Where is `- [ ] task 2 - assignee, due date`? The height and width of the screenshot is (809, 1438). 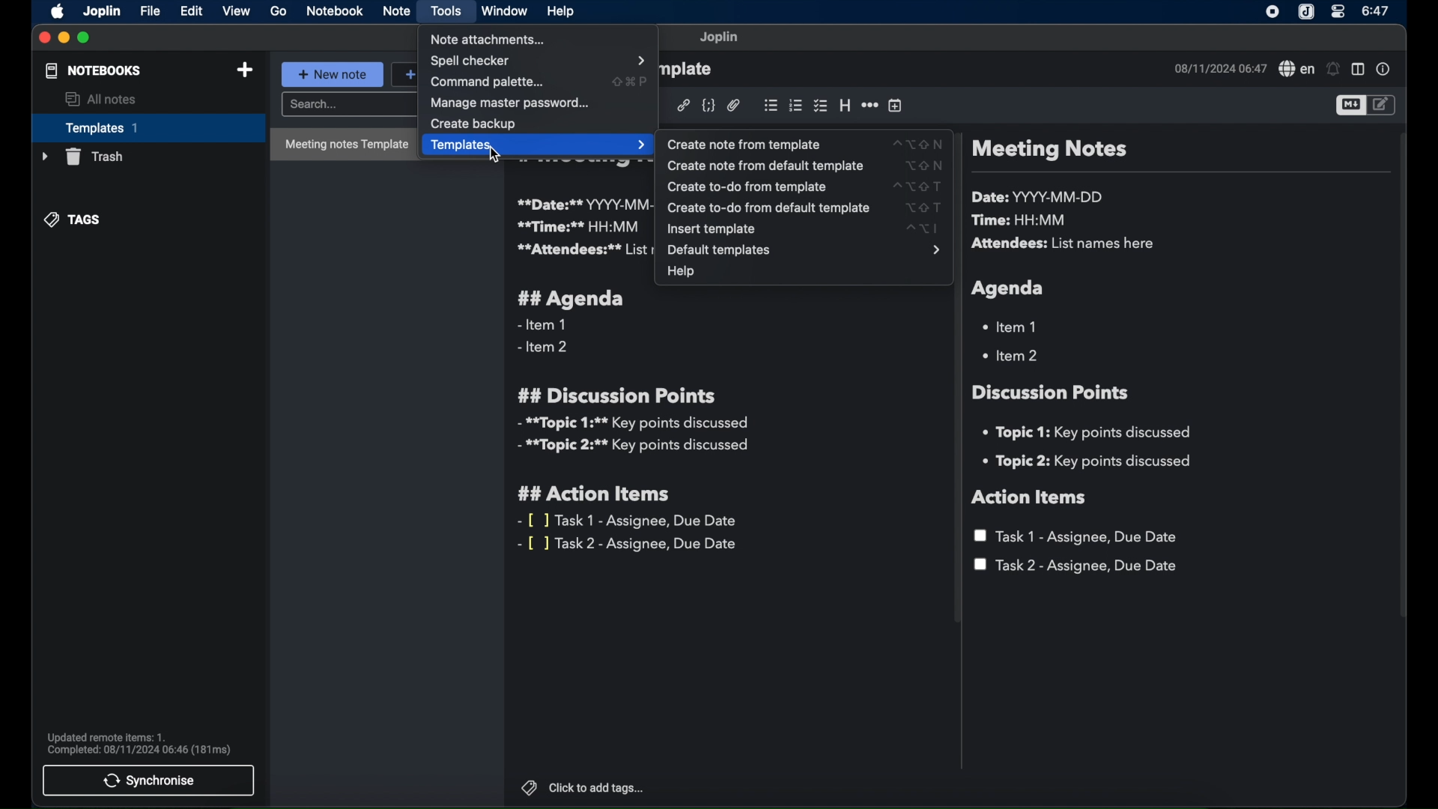
- [ ] task 2 - assignee, due date is located at coordinates (630, 545).